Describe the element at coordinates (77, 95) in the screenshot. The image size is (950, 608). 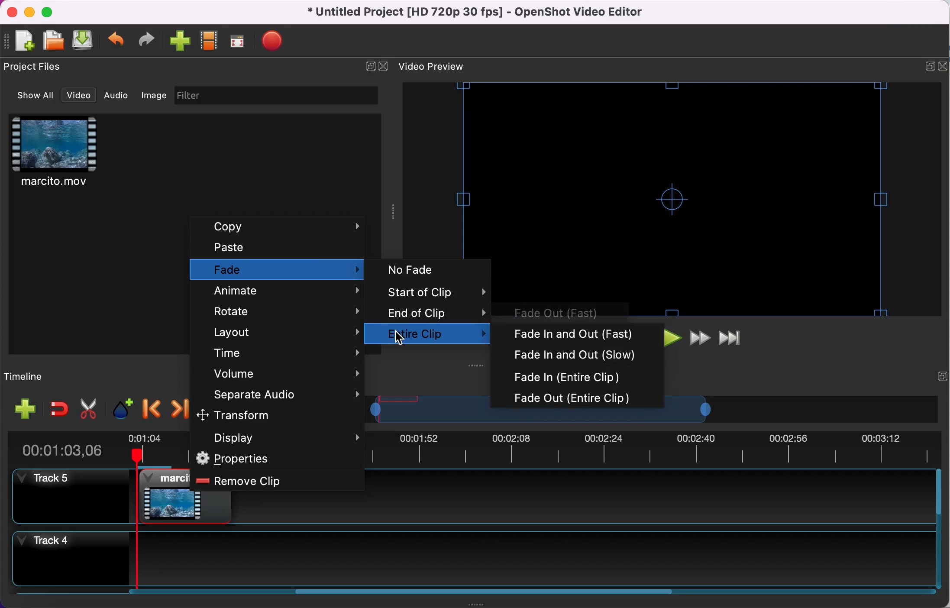
I see `video` at that location.